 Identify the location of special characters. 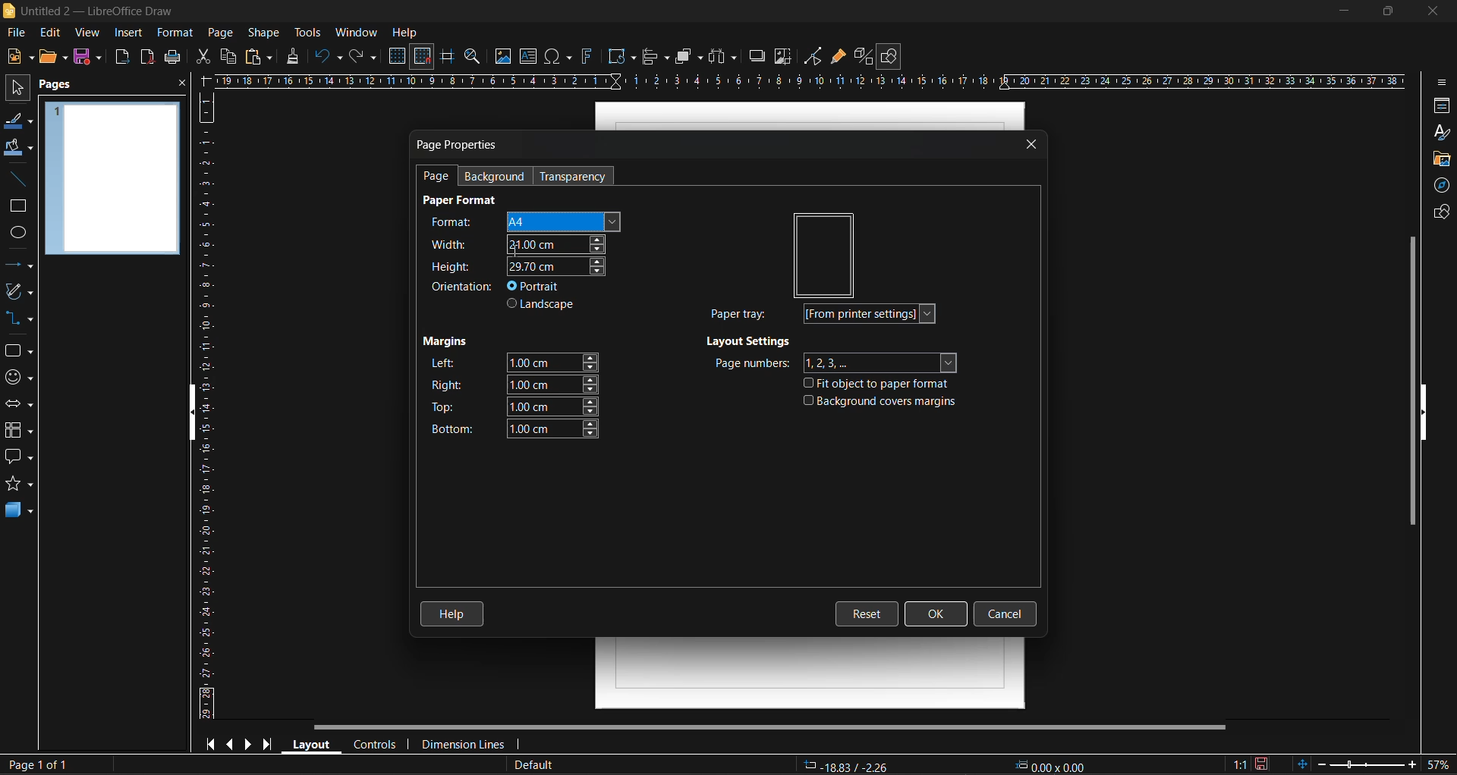
(556, 57).